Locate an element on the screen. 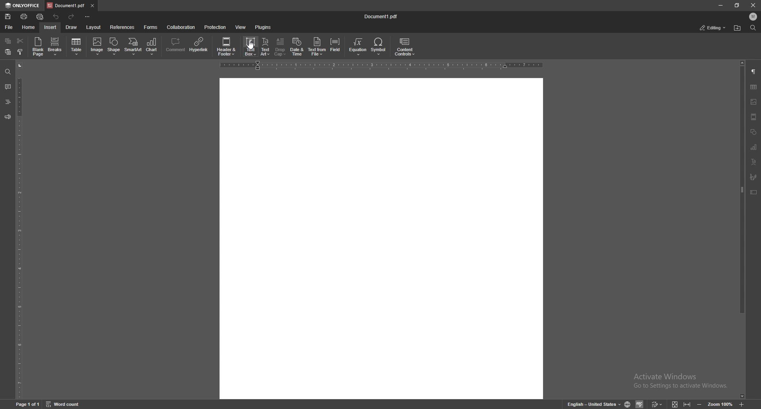 This screenshot has height=409, width=761. quick print is located at coordinates (40, 17).